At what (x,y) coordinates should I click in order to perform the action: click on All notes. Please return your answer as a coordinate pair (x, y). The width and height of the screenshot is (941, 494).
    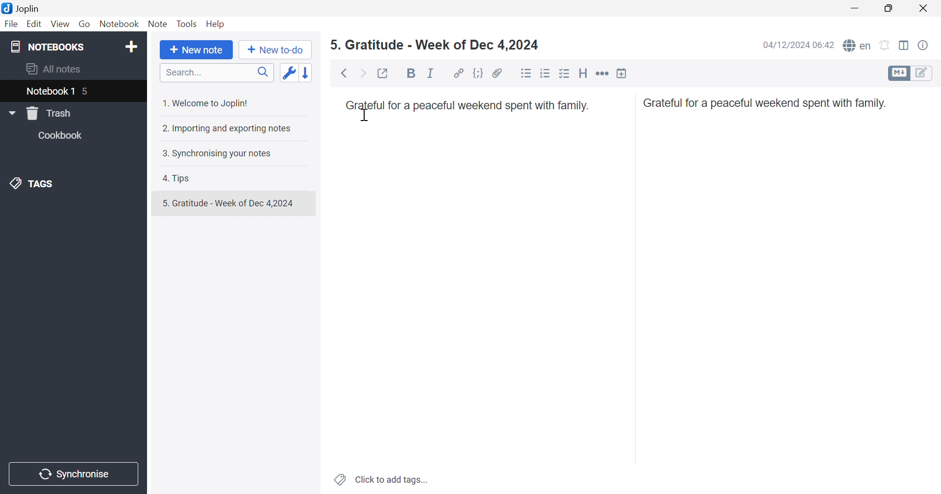
    Looking at the image, I should click on (55, 70).